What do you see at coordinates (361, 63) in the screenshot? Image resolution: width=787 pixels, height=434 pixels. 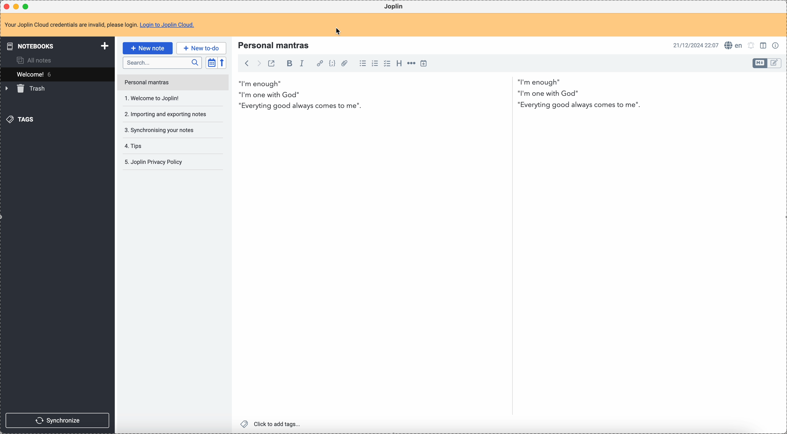 I see `bulleted list` at bounding box center [361, 63].